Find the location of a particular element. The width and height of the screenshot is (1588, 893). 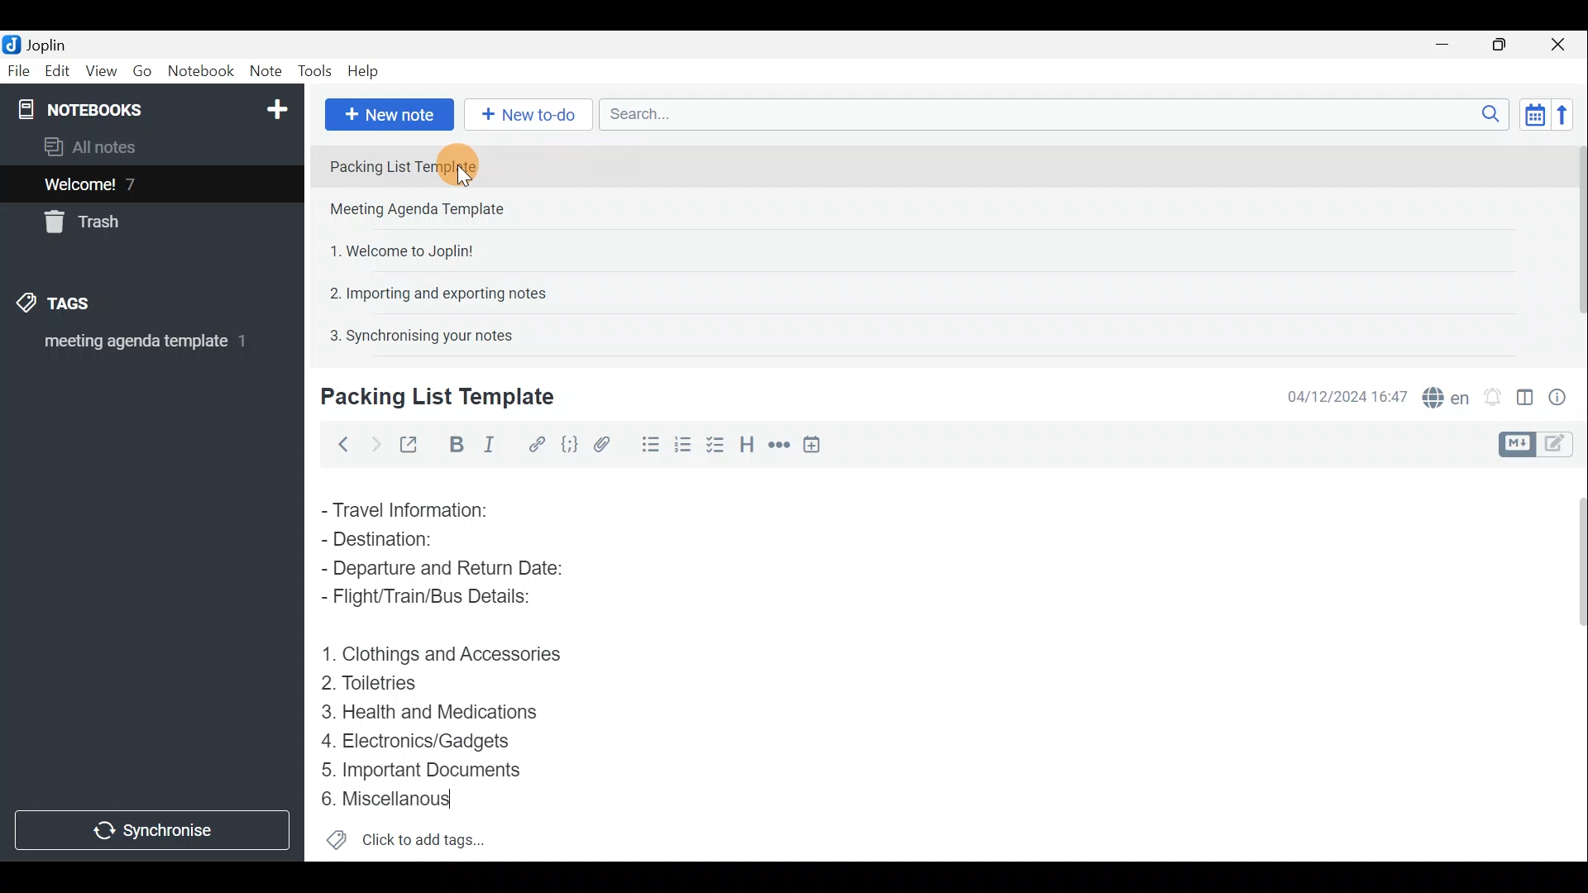

Toggle editors is located at coordinates (1563, 446).